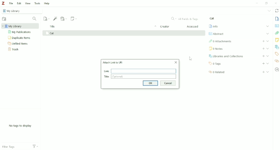  What do you see at coordinates (35, 146) in the screenshot?
I see `Actions` at bounding box center [35, 146].